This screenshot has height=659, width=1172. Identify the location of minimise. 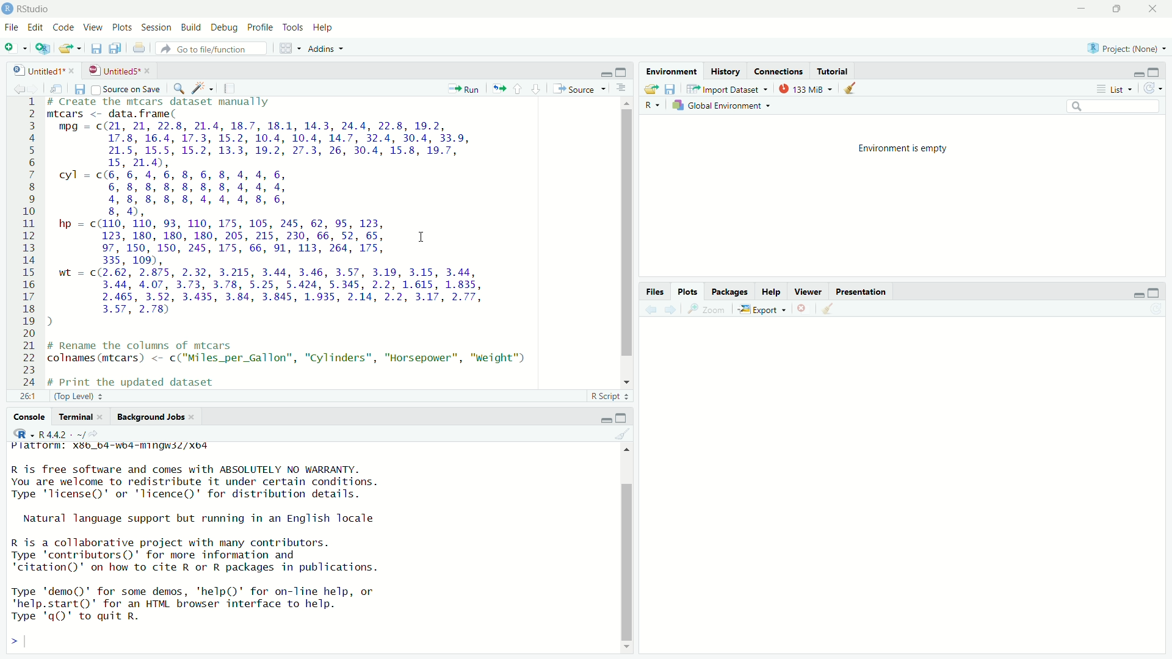
(1133, 71).